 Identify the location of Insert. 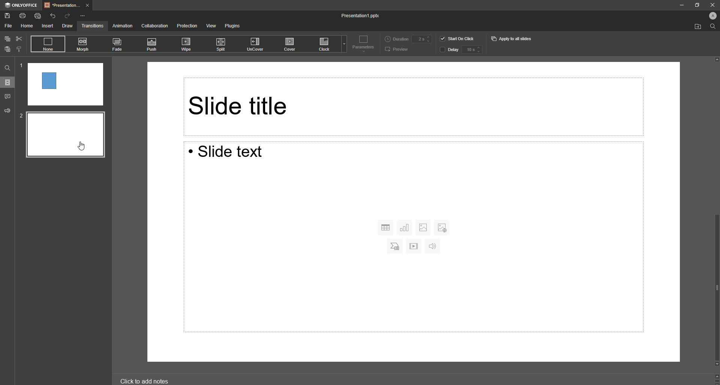
(46, 26).